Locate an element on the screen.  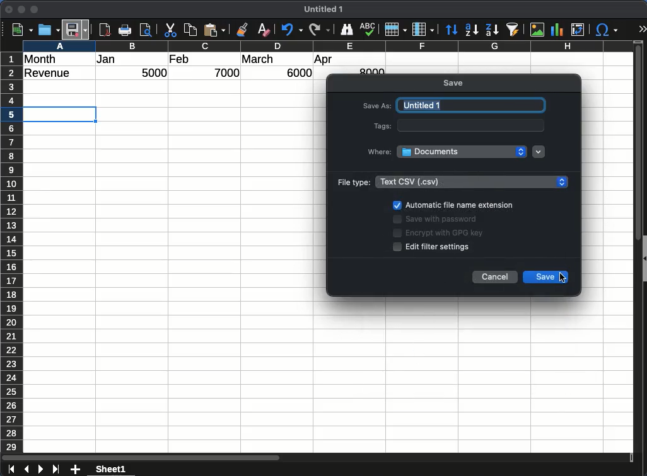
minimize is located at coordinates (22, 9).